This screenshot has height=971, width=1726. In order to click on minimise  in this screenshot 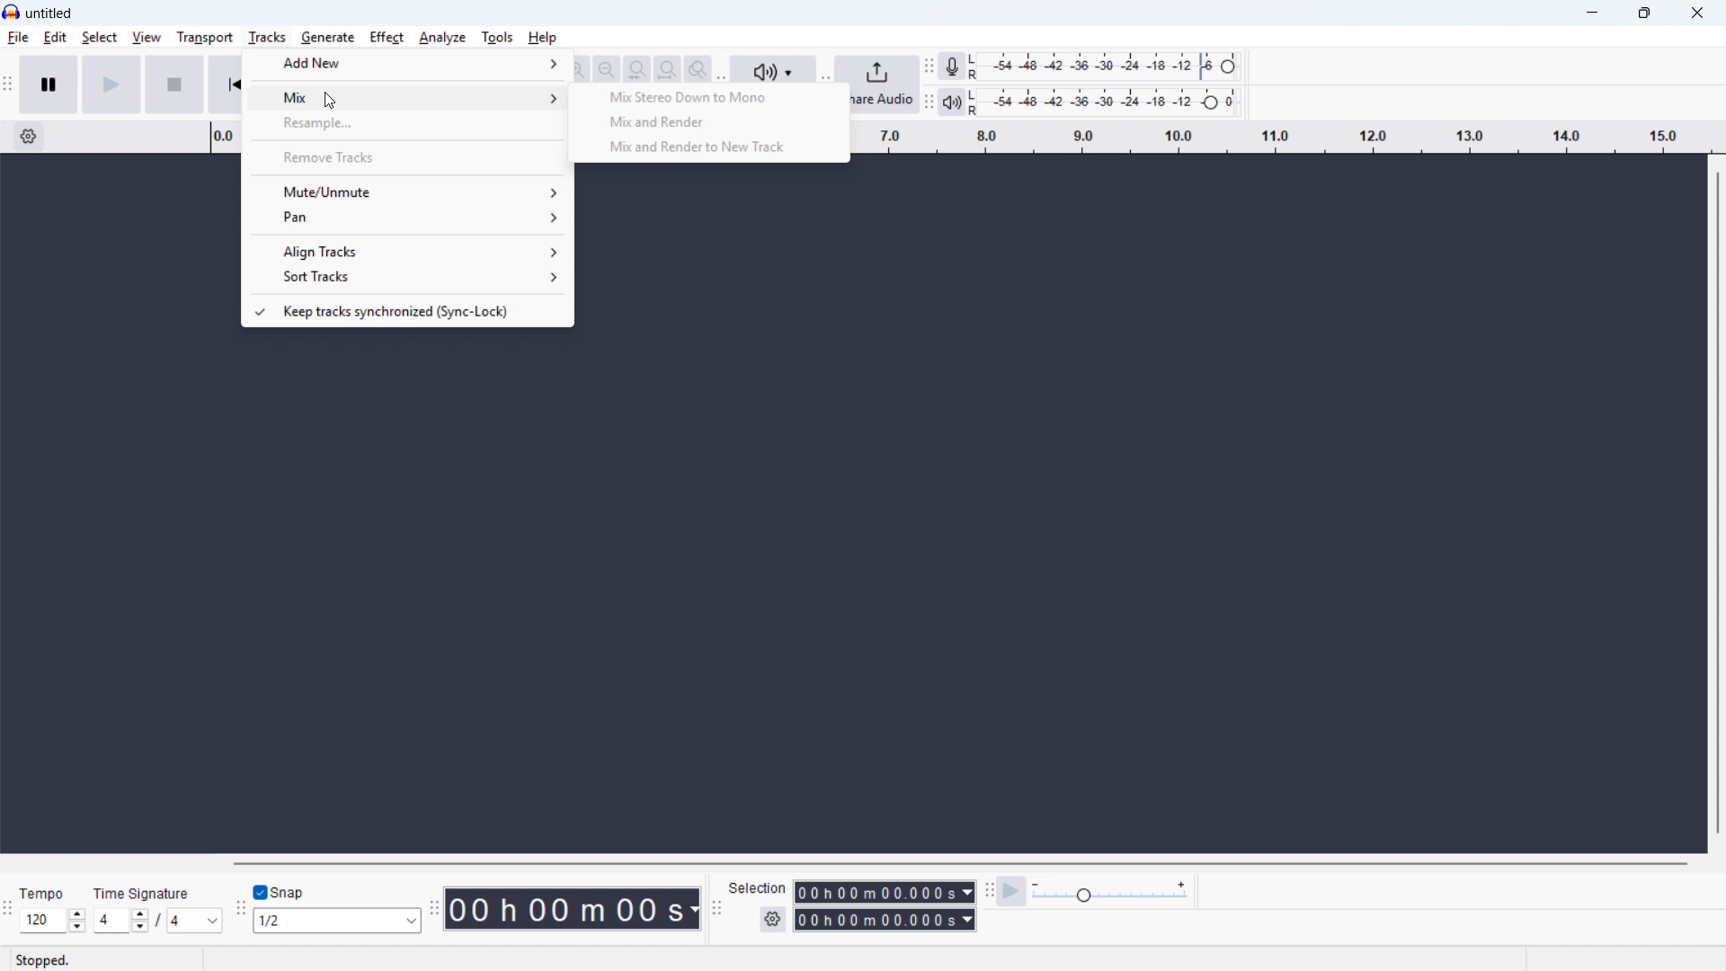, I will do `click(1588, 13)`.